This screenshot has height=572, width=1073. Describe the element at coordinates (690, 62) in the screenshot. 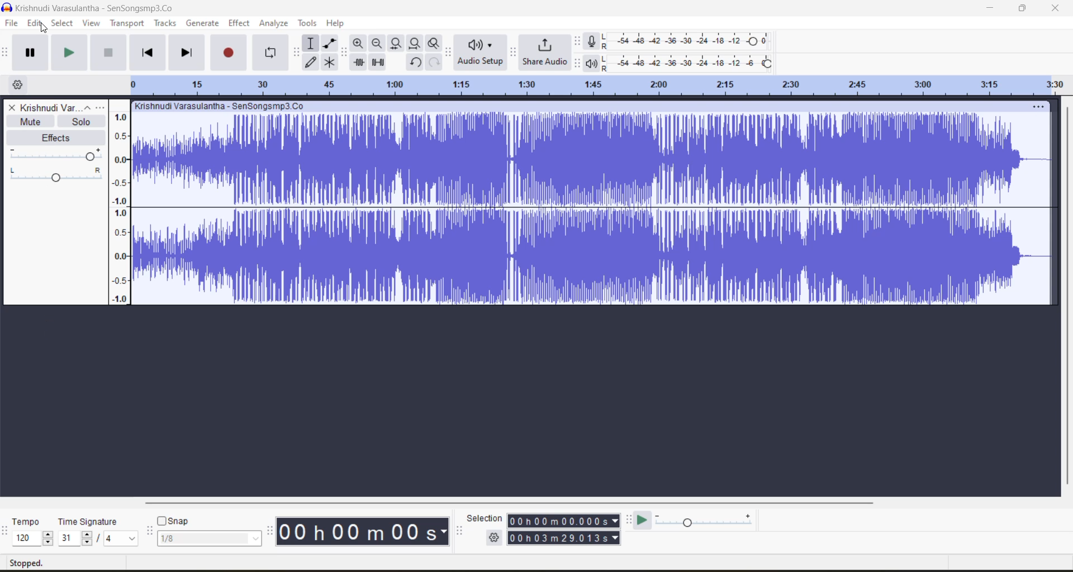

I see `playback level` at that location.